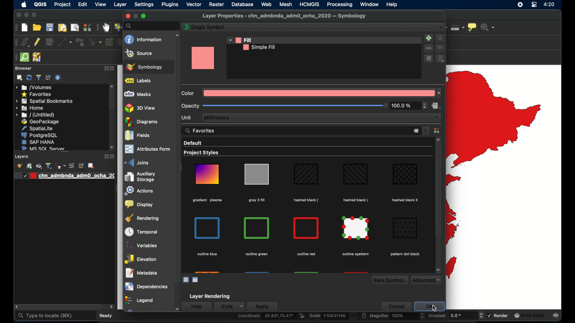 The image size is (575, 323). I want to click on QGIS, so click(40, 5).